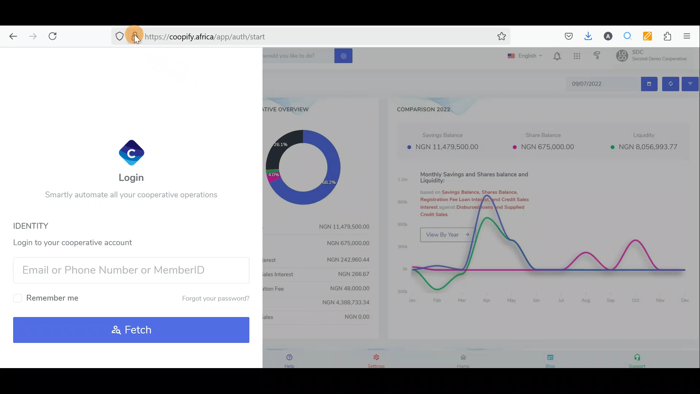  Describe the element at coordinates (689, 36) in the screenshot. I see `Open application menu` at that location.